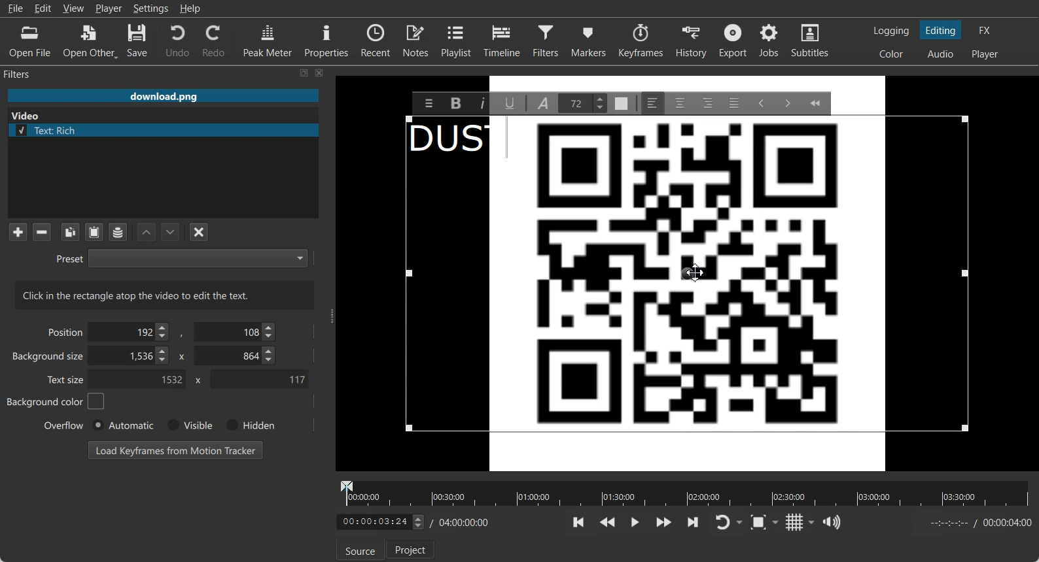  Describe the element at coordinates (90, 41) in the screenshot. I see `Open Other` at that location.